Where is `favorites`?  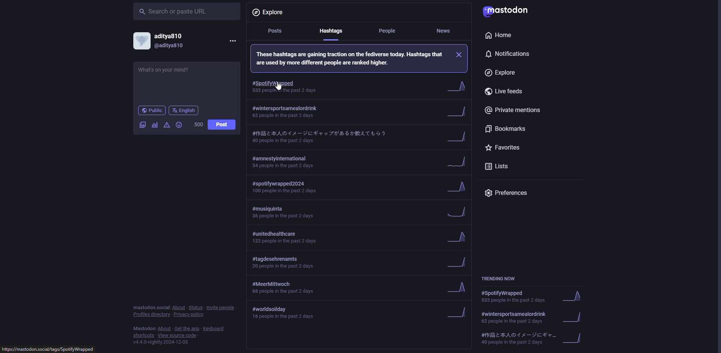
favorites is located at coordinates (506, 147).